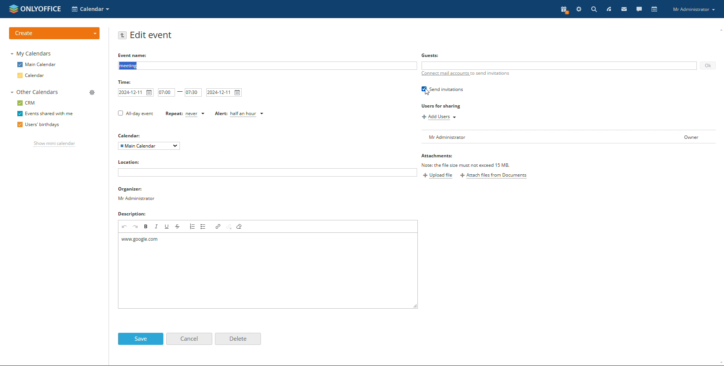 Image resolution: width=724 pixels, height=366 pixels. What do you see at coordinates (247, 114) in the screenshot?
I see `alert type` at bounding box center [247, 114].